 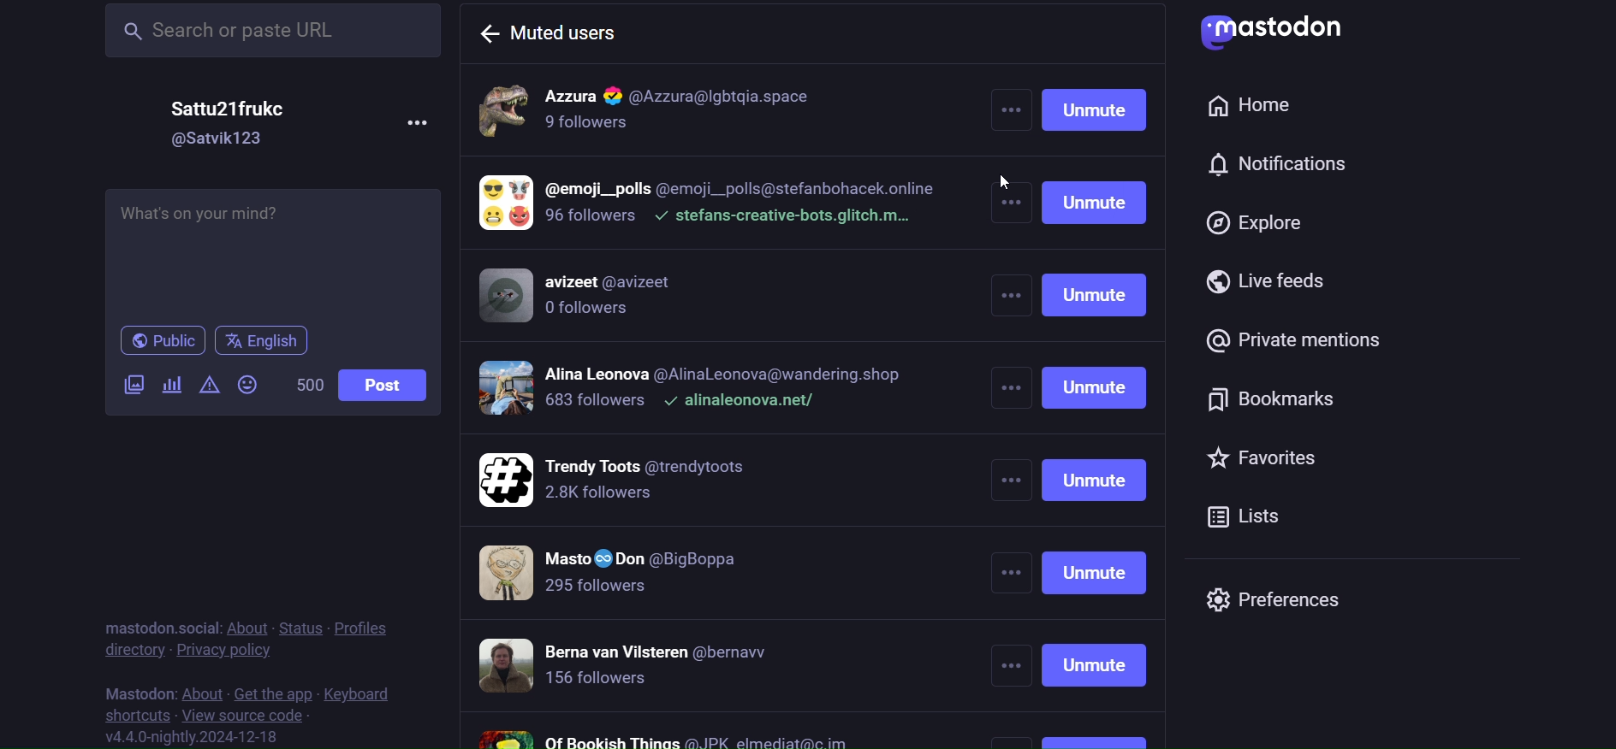 What do you see at coordinates (275, 32) in the screenshot?
I see `search` at bounding box center [275, 32].